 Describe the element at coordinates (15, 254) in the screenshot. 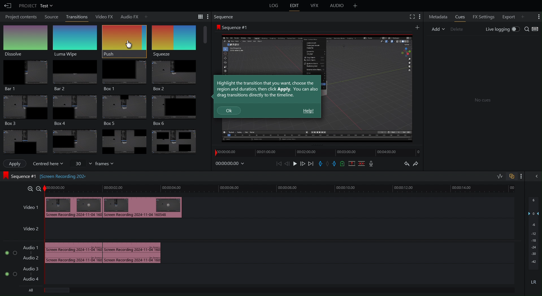

I see `toggl` at that location.